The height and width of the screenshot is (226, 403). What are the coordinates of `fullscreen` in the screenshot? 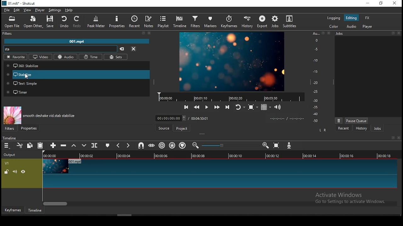 It's located at (392, 137).